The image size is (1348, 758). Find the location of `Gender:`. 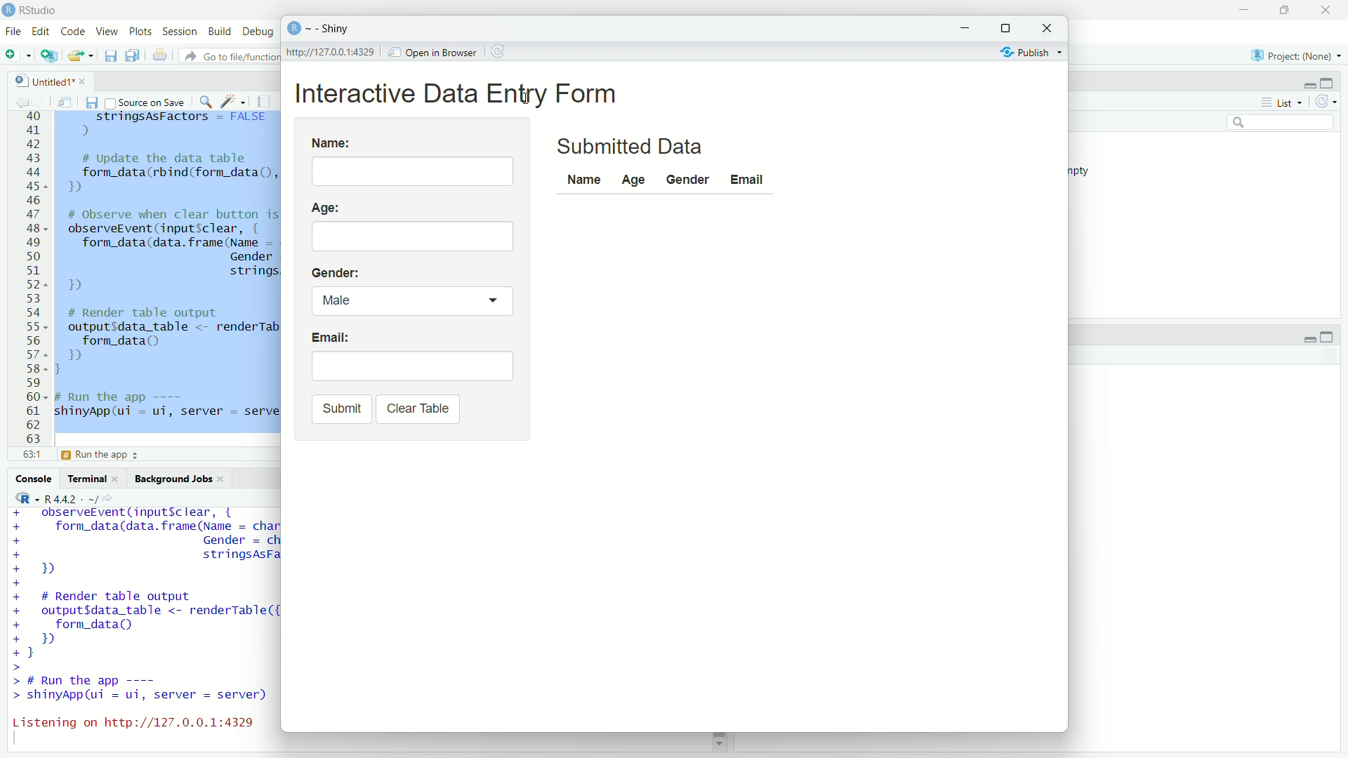

Gender: is located at coordinates (336, 271).